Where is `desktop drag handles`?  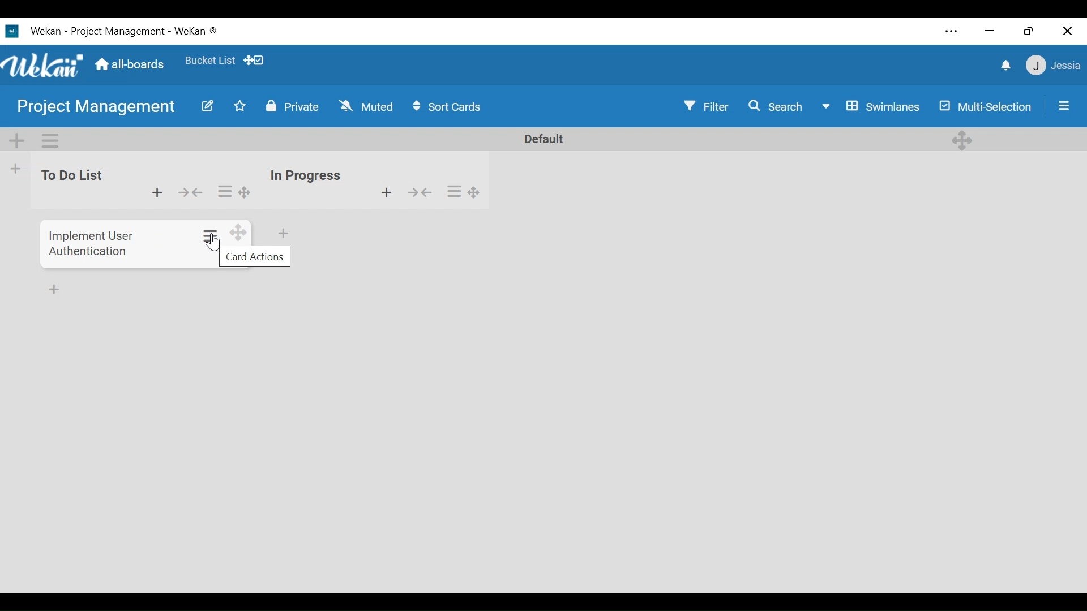
desktop drag handles is located at coordinates (245, 192).